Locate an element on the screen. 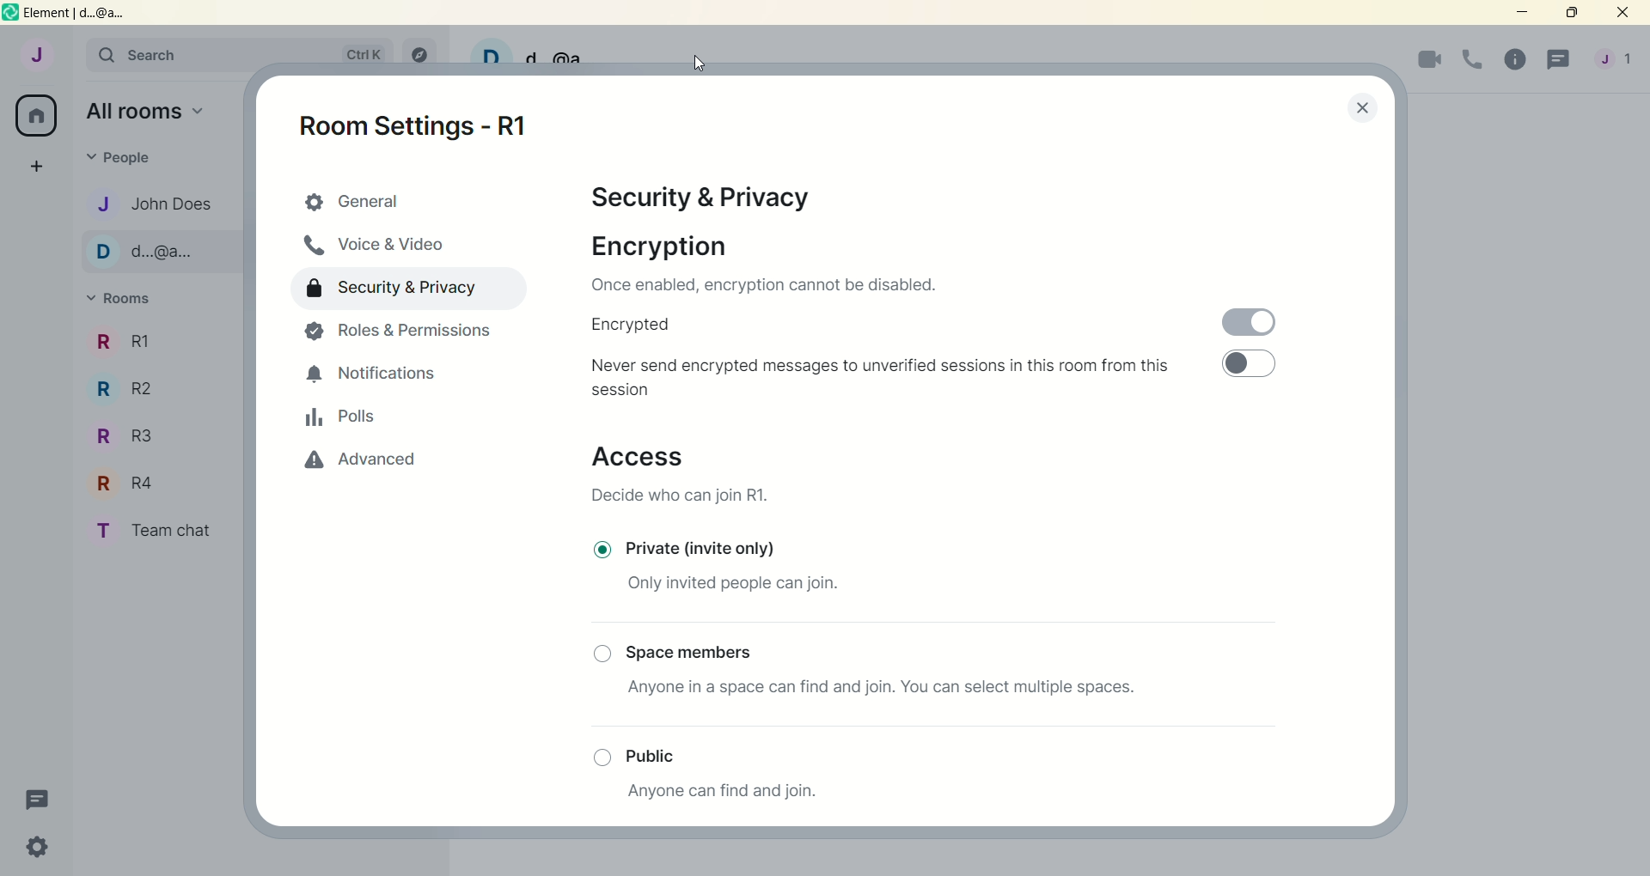 The height and width of the screenshot is (876, 1650). T Team chat is located at coordinates (160, 531).